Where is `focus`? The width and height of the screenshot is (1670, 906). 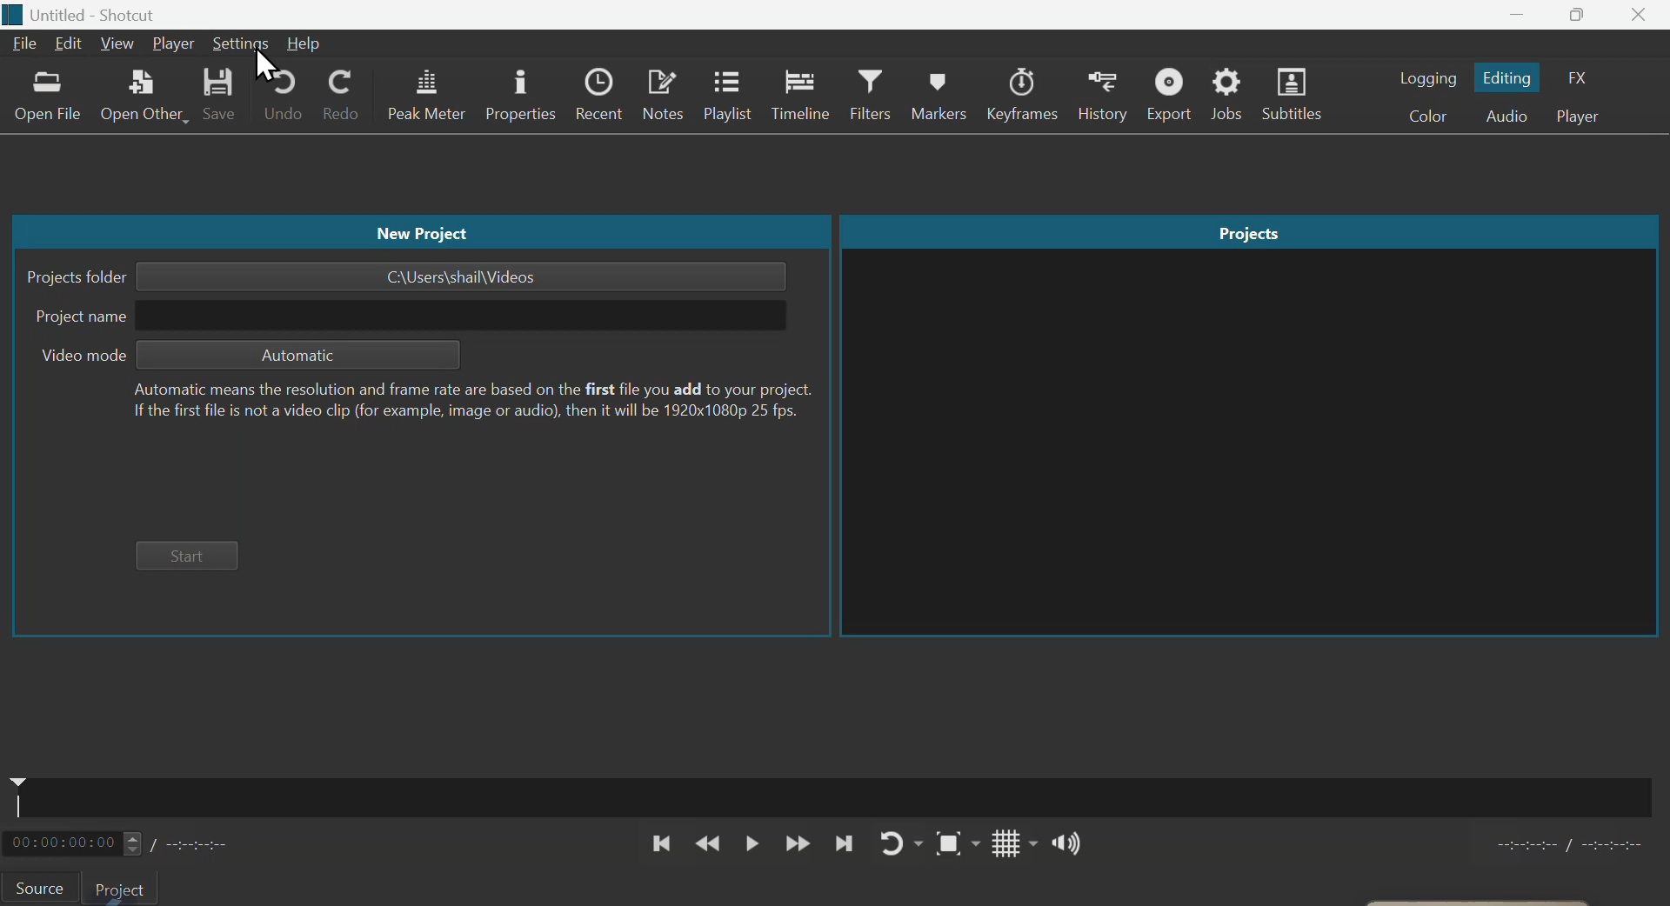
focus is located at coordinates (948, 843).